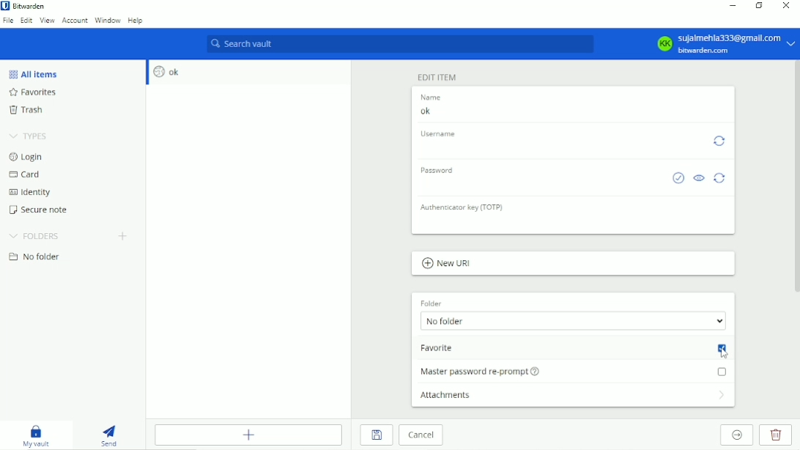  What do you see at coordinates (722, 43) in the screenshot?
I see `Account` at bounding box center [722, 43].